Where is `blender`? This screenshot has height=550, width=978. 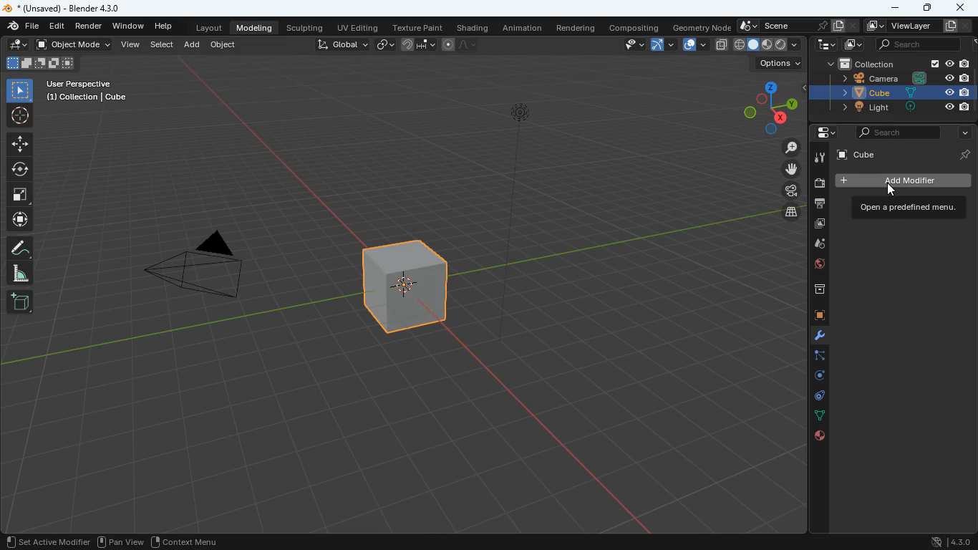 blender is located at coordinates (23, 26).